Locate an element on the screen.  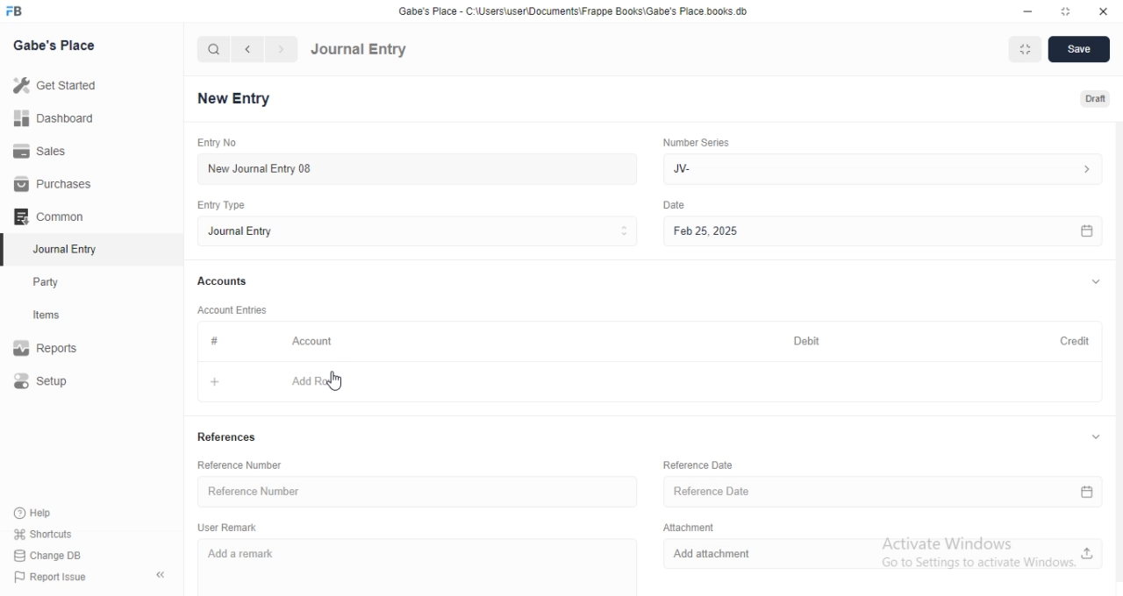
Help is located at coordinates (55, 512).